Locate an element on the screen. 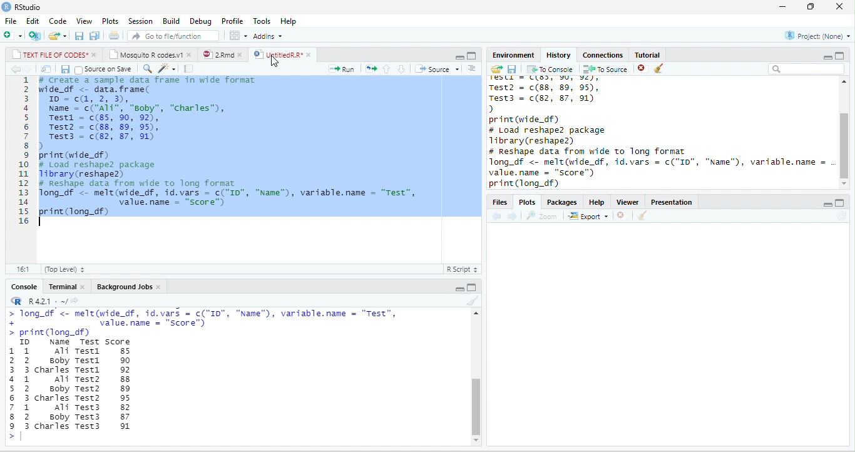 Image resolution: width=855 pixels, height=452 pixels. Environment is located at coordinates (513, 55).